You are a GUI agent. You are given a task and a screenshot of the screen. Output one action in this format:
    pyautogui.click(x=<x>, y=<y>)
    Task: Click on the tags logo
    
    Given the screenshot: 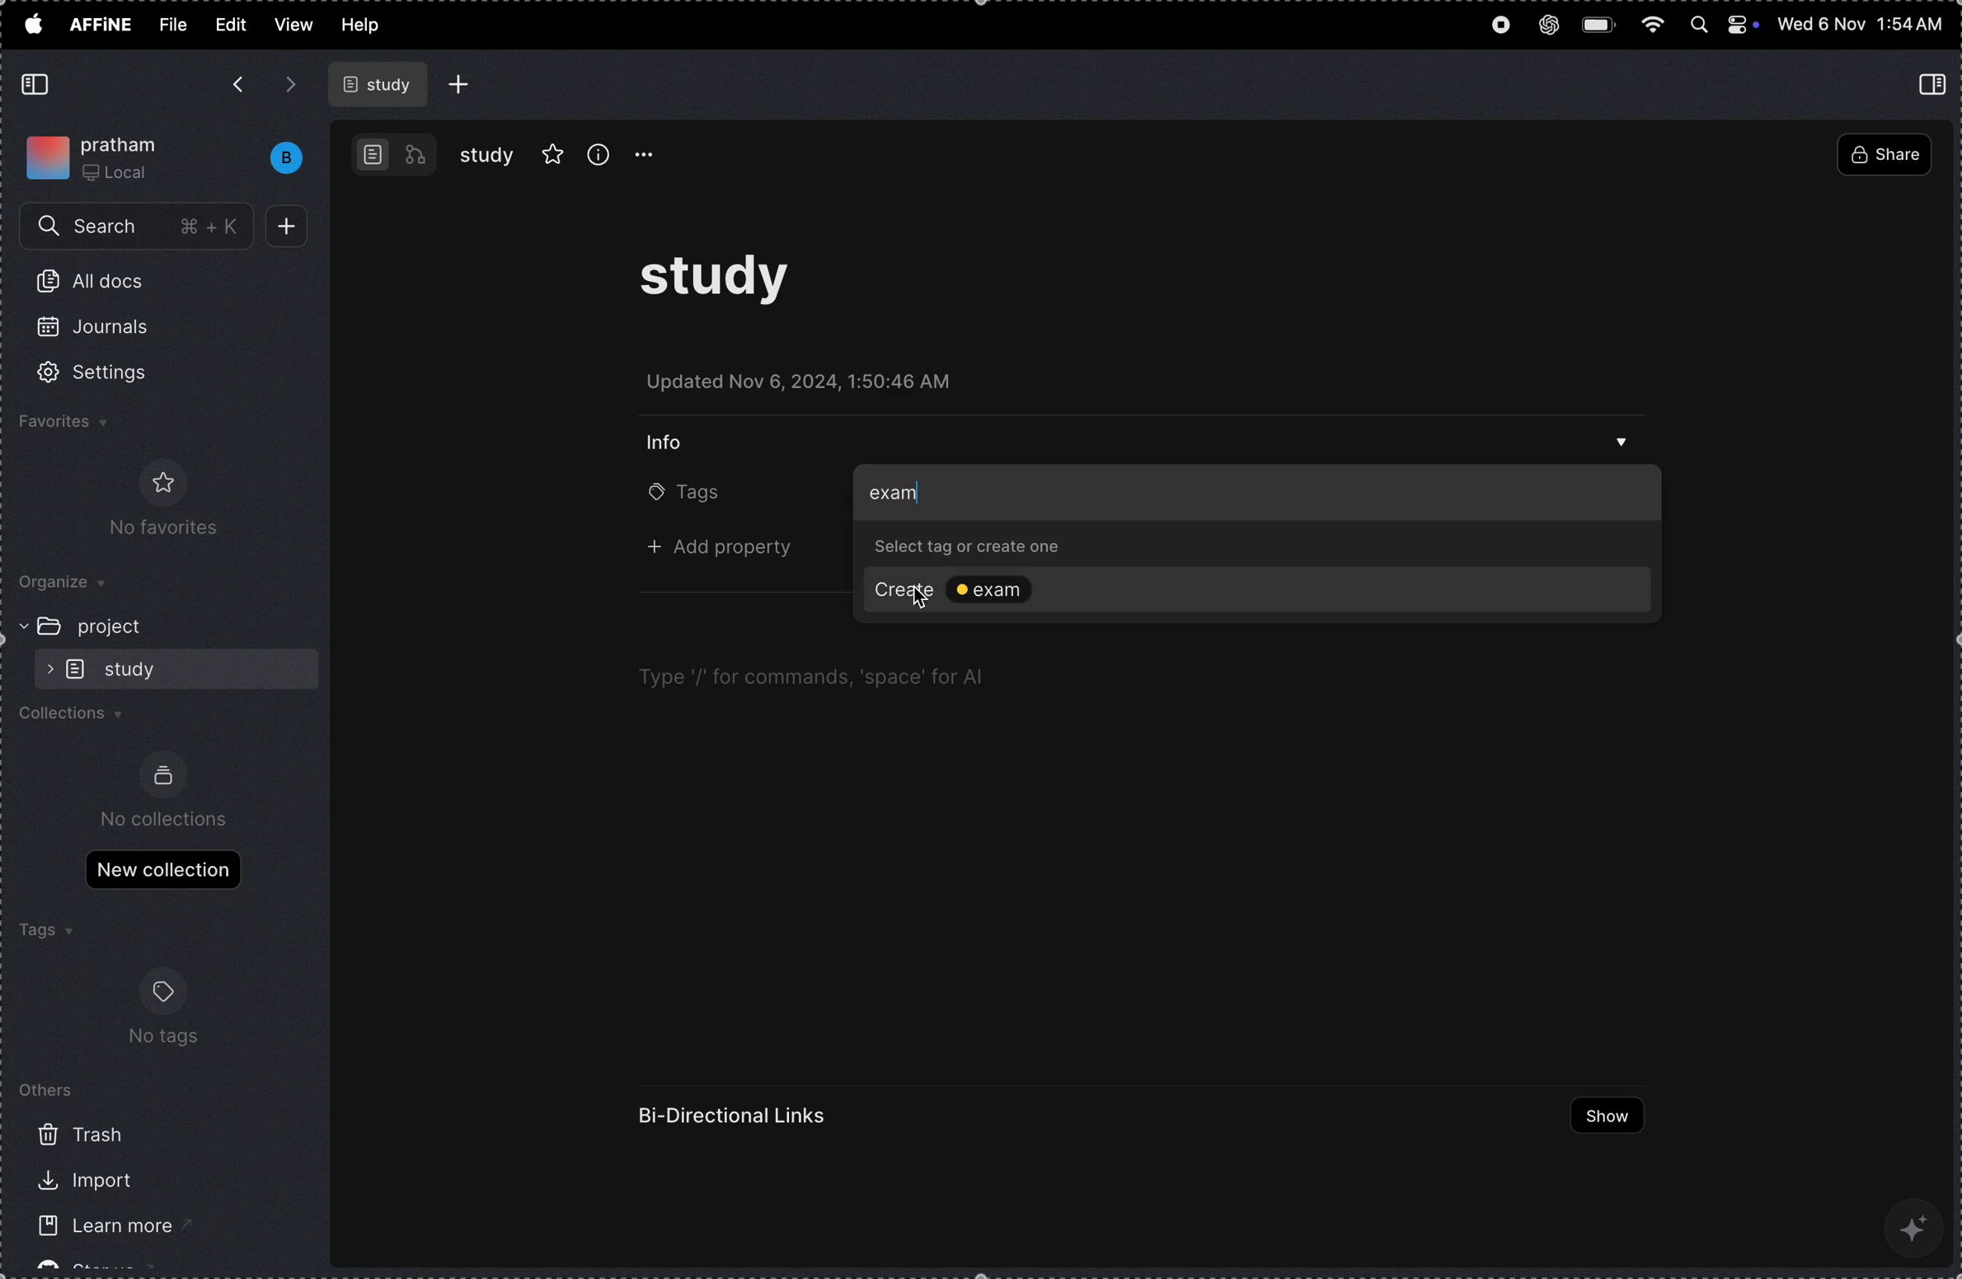 What is the action you would take?
    pyautogui.click(x=163, y=991)
    